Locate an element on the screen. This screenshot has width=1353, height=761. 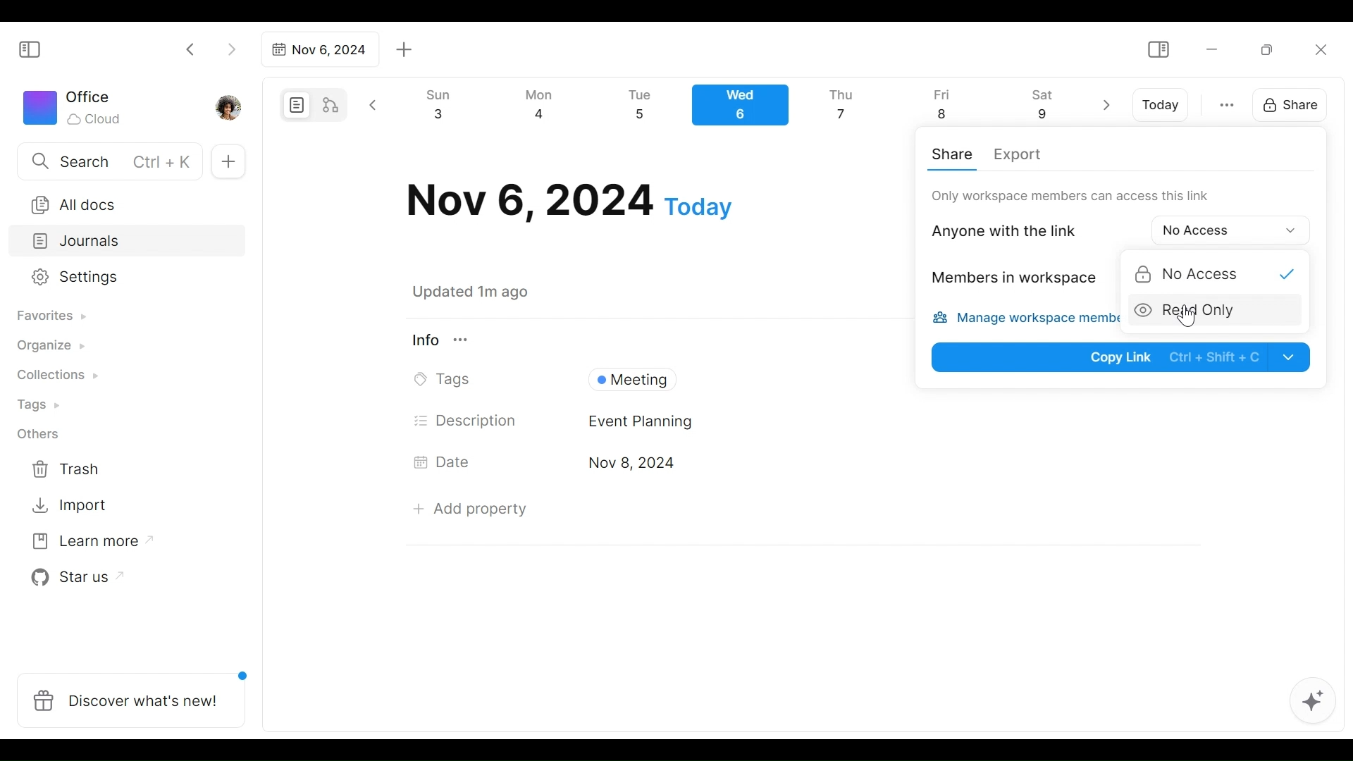
Add Property is located at coordinates (470, 509).